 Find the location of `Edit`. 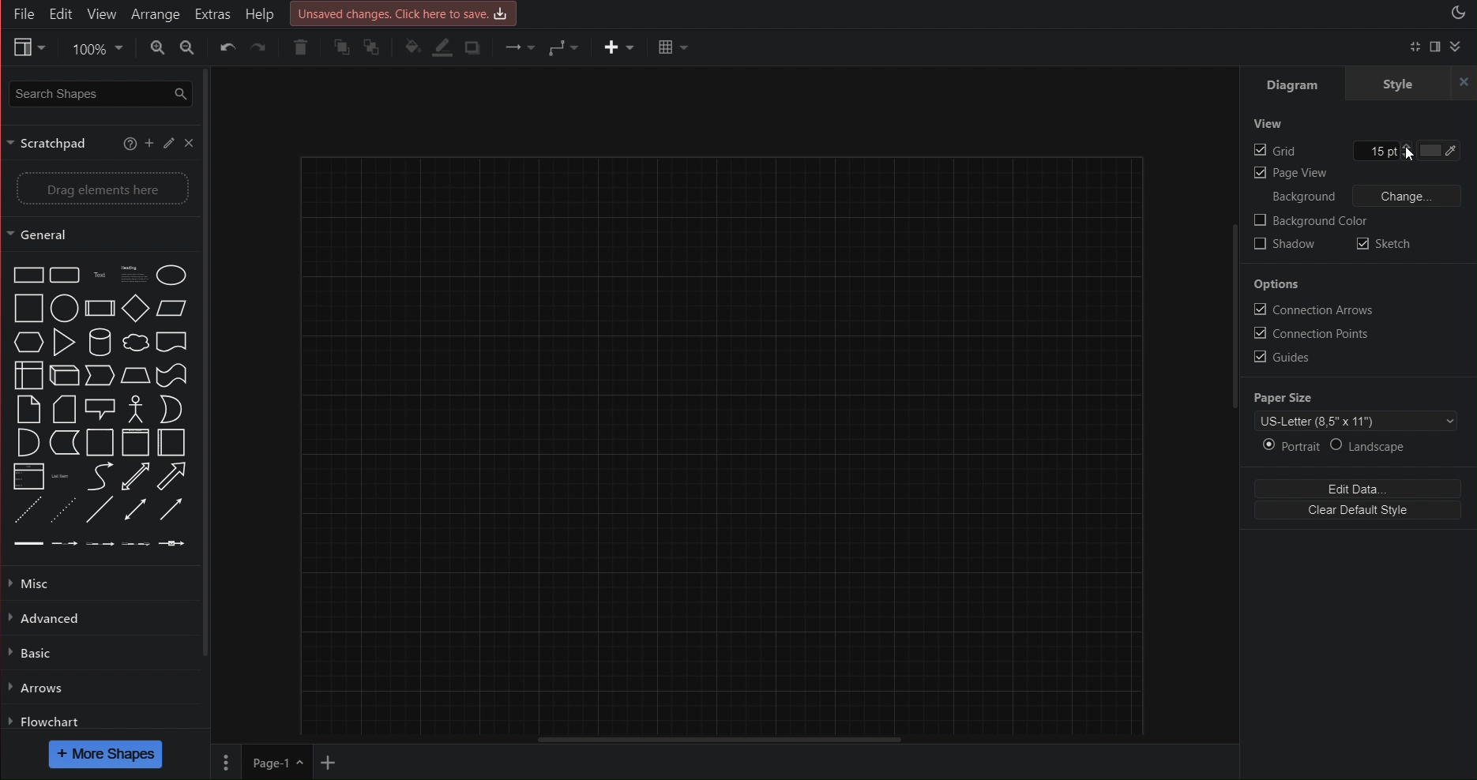

Edit is located at coordinates (168, 145).